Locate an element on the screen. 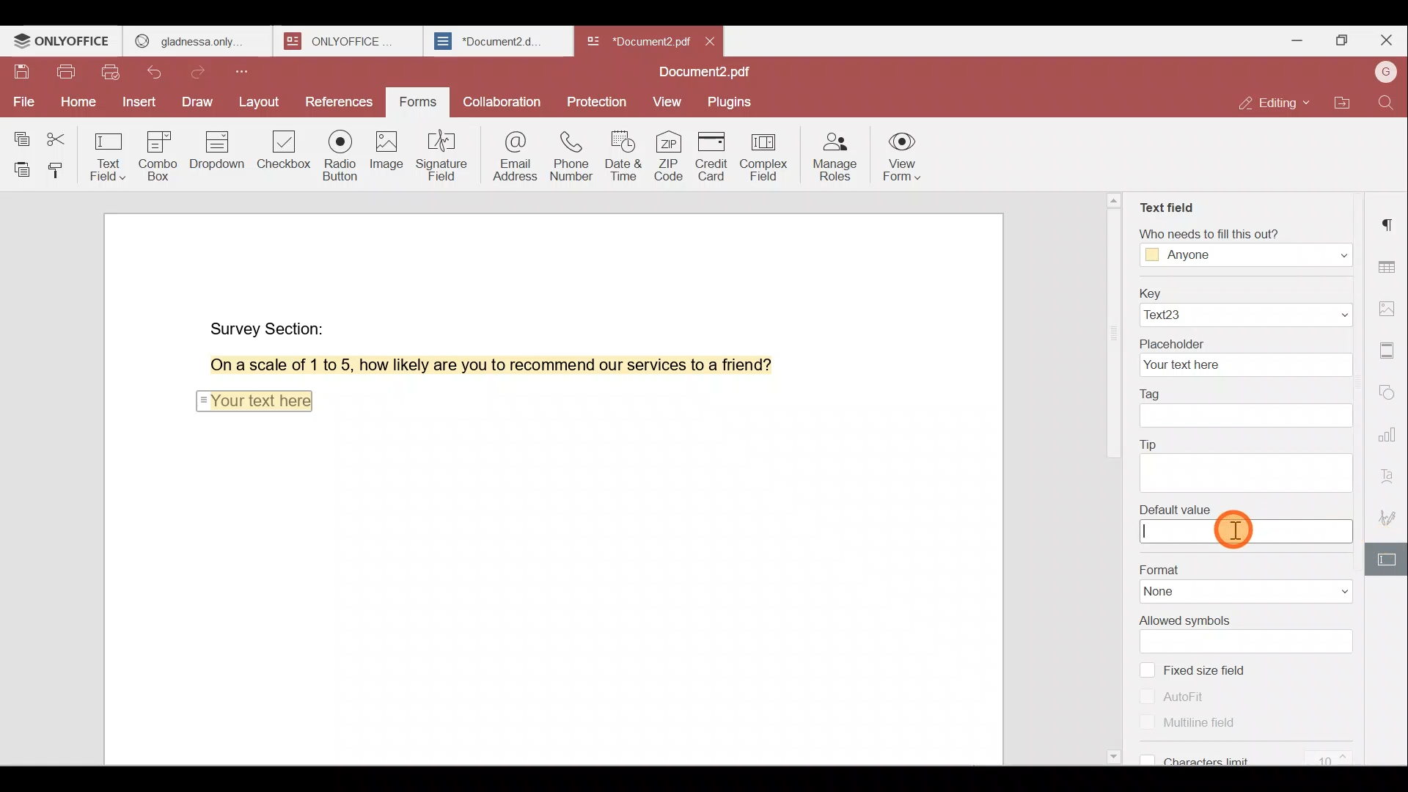 This screenshot has height=792, width=1408. Open file location is located at coordinates (1343, 105).